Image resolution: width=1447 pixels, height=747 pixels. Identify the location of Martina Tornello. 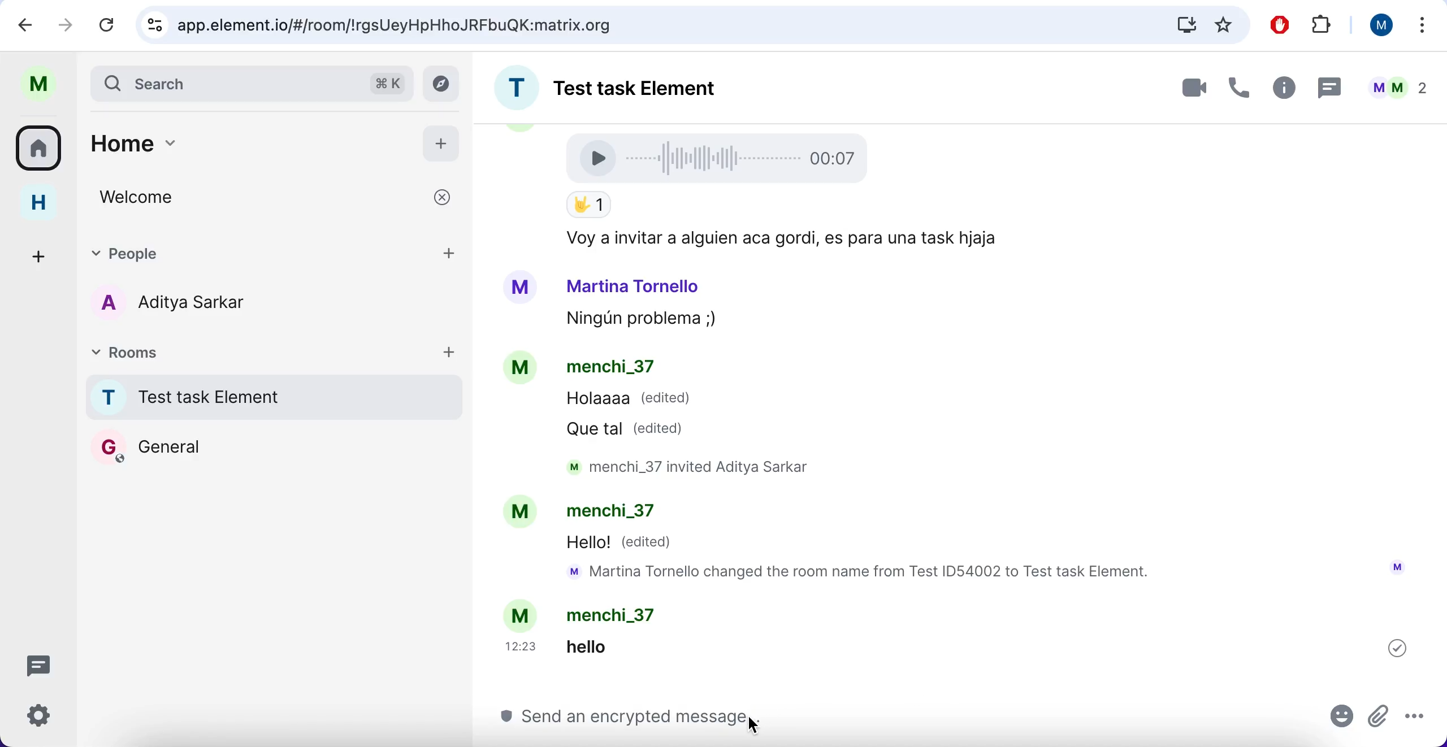
(634, 285).